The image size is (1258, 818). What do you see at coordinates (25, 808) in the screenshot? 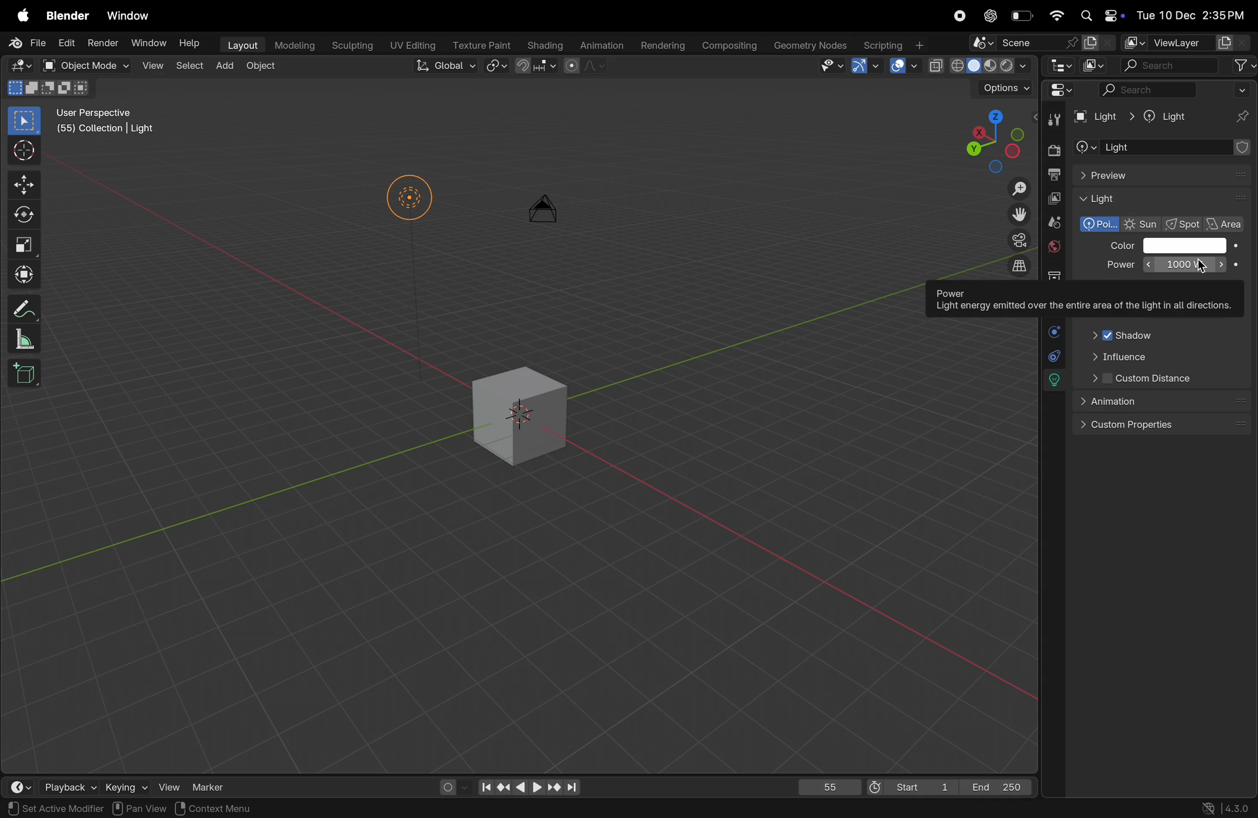
I see `select` at bounding box center [25, 808].